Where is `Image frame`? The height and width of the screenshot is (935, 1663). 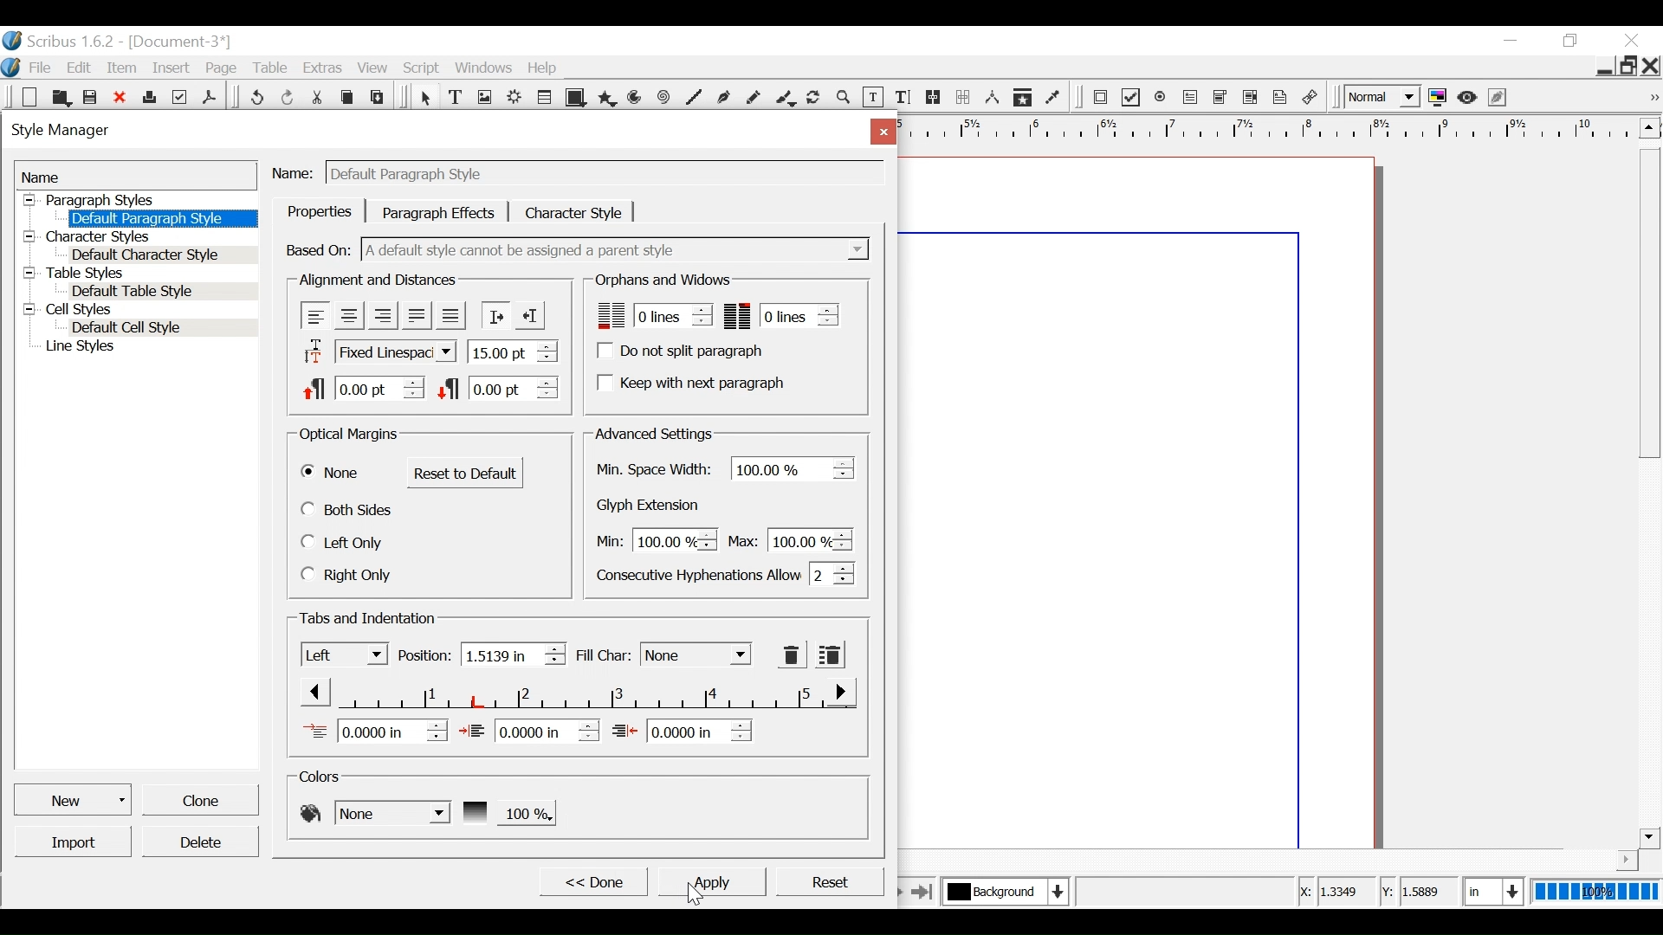 Image frame is located at coordinates (484, 98).